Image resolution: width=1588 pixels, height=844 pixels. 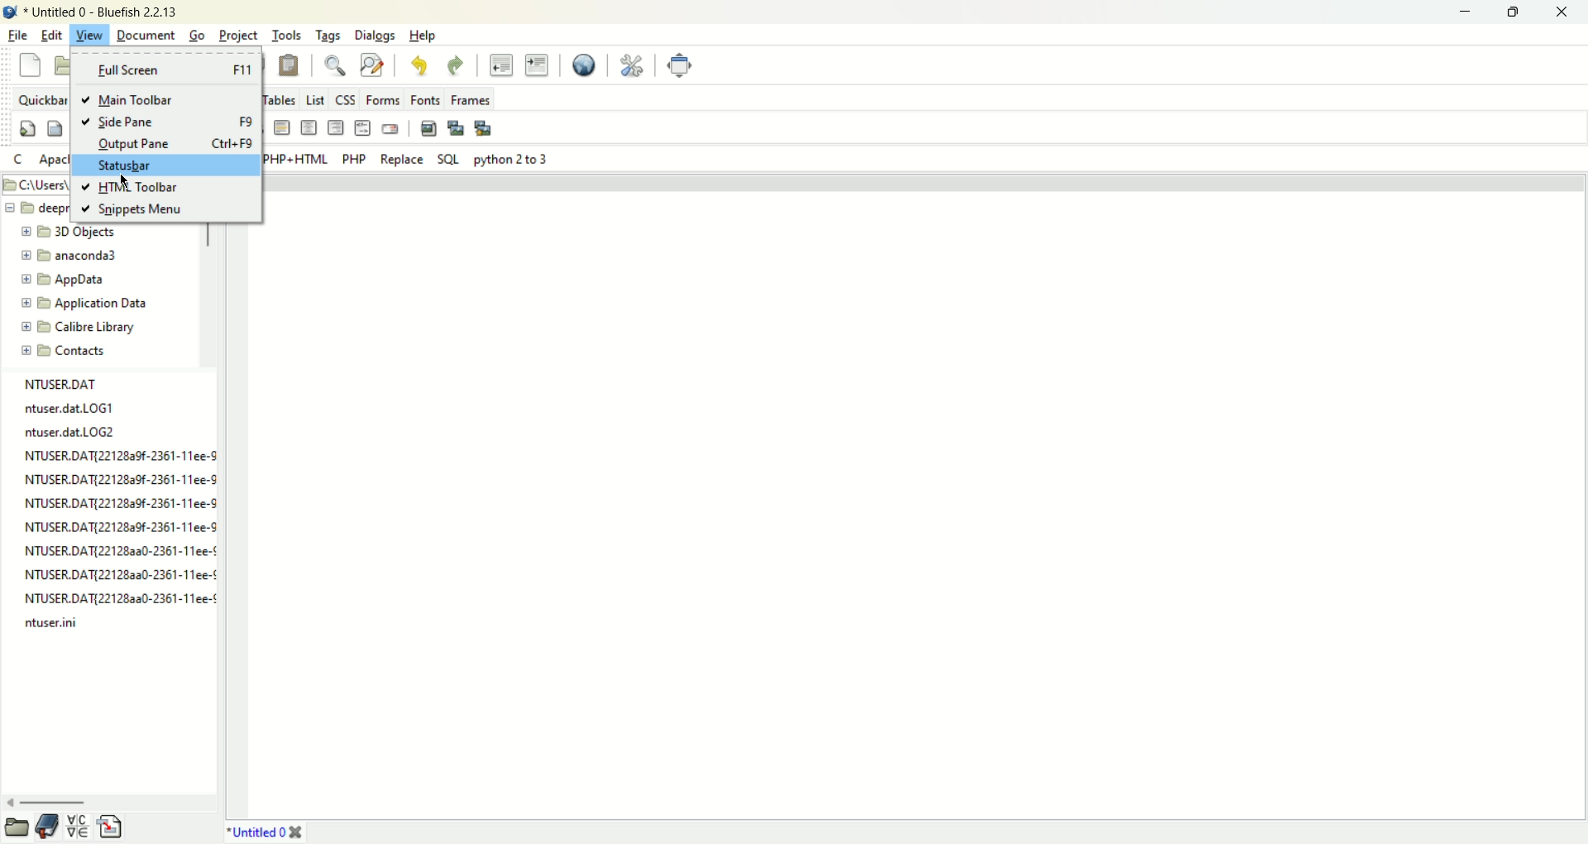 I want to click on NTUSER.DATI2212823a30-2361-11ee-¢, so click(x=122, y=549).